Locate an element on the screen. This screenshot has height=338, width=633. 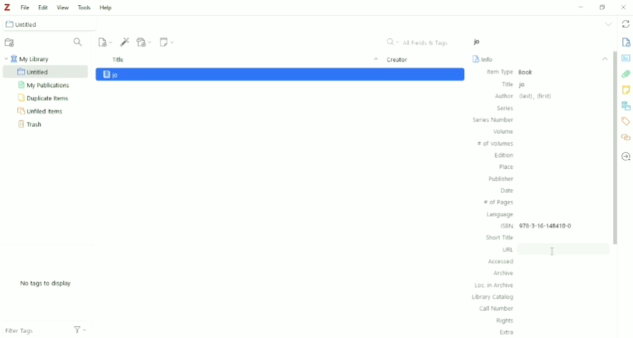
Attachments is located at coordinates (626, 75).